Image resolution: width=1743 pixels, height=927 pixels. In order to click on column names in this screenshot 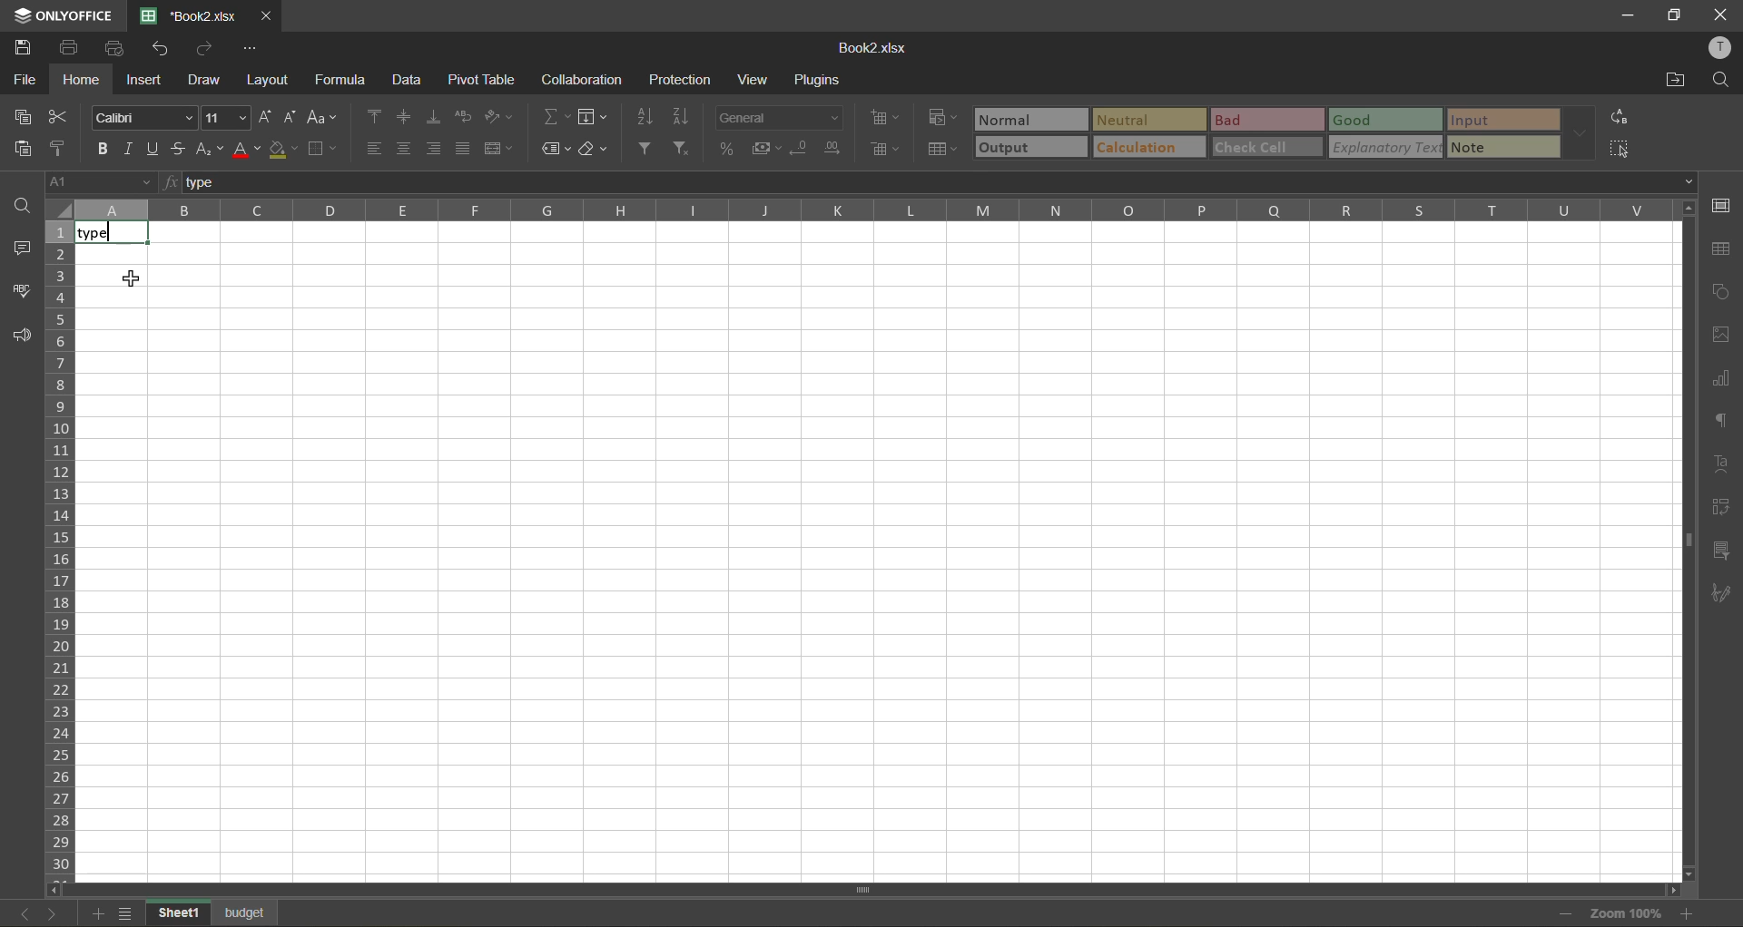, I will do `click(871, 211)`.